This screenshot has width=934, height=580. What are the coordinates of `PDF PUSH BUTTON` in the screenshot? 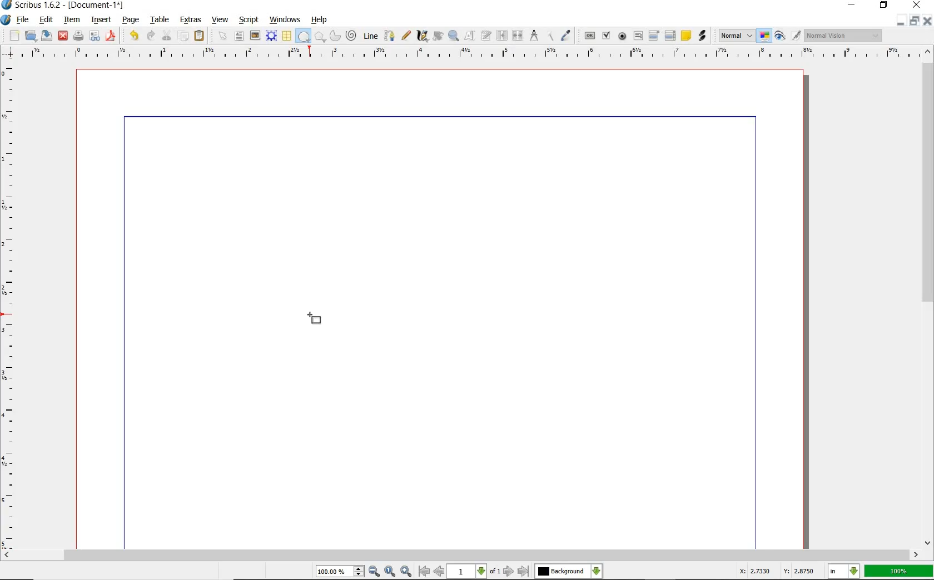 It's located at (589, 36).